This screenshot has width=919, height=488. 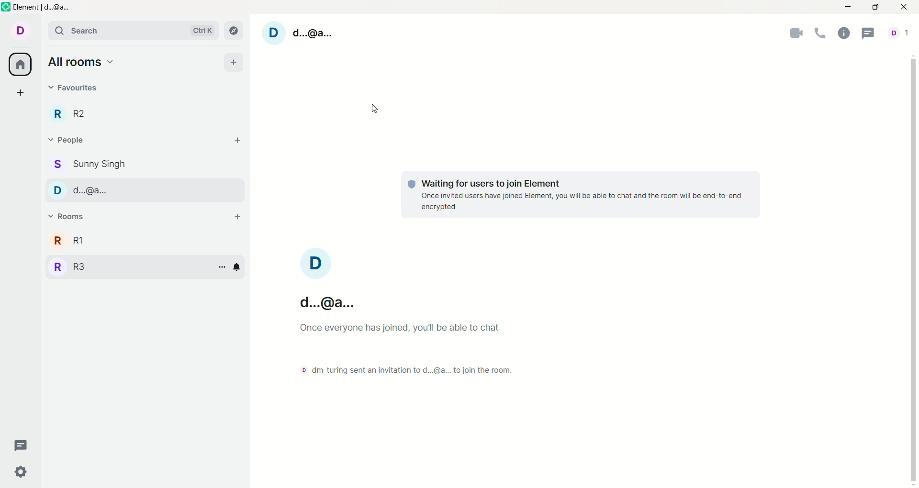 What do you see at coordinates (222, 267) in the screenshot?
I see `options` at bounding box center [222, 267].